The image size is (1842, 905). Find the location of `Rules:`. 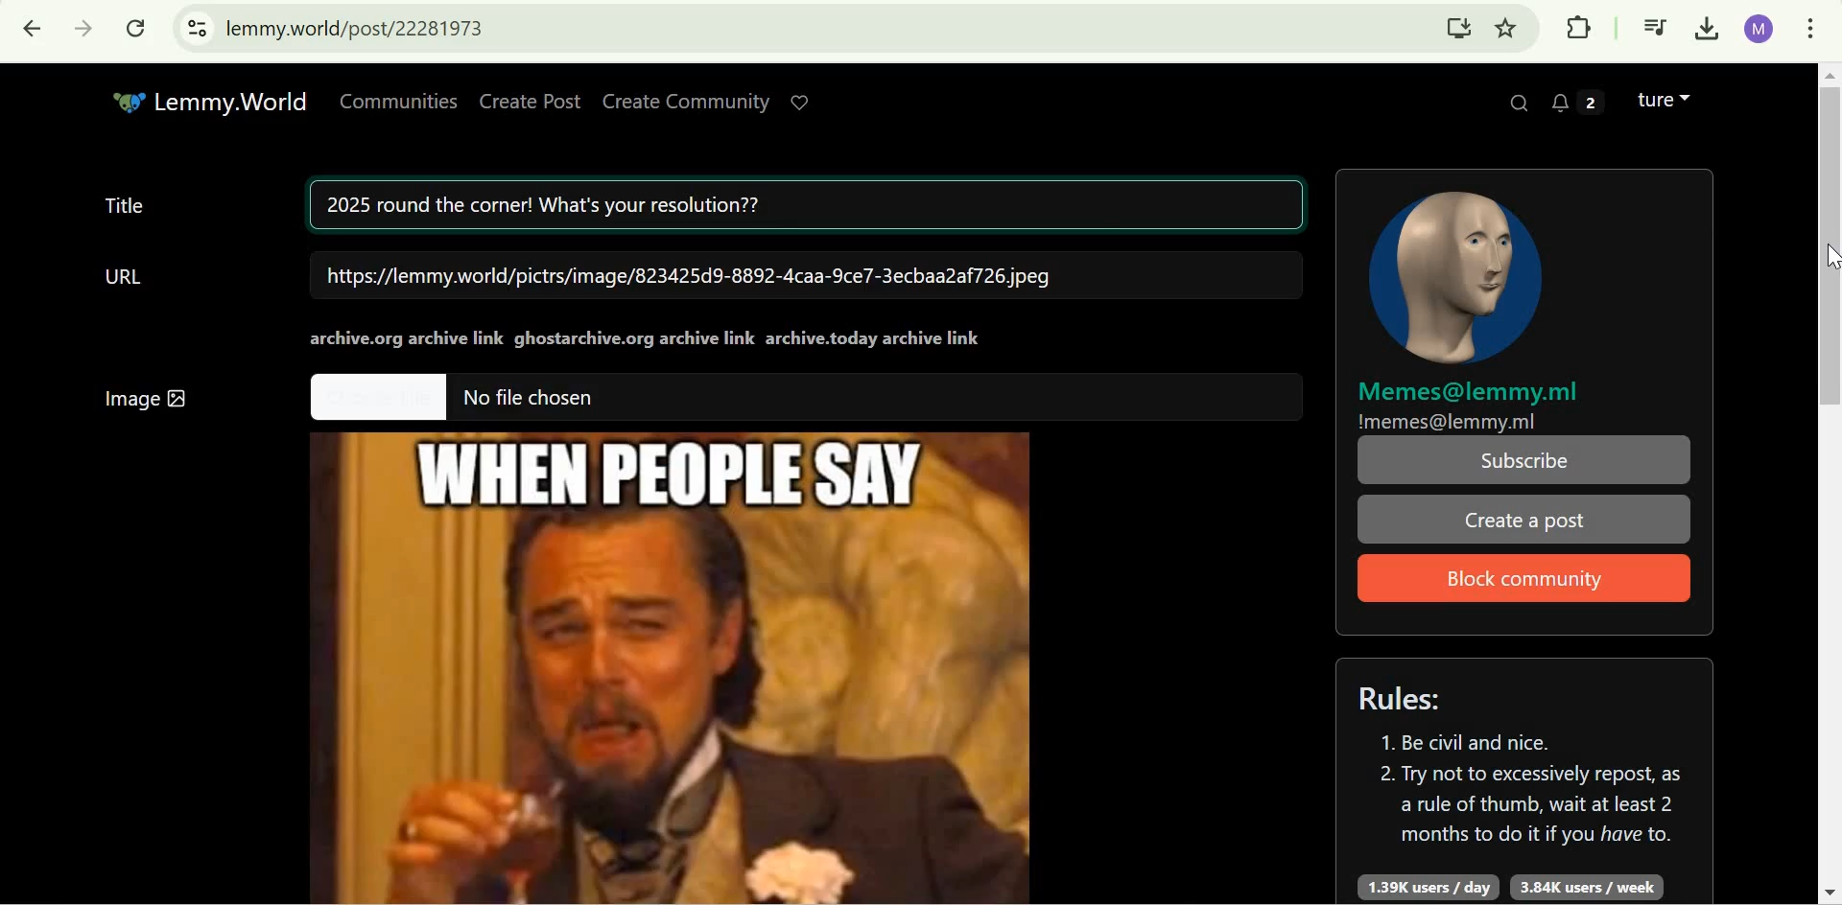

Rules: is located at coordinates (1408, 698).